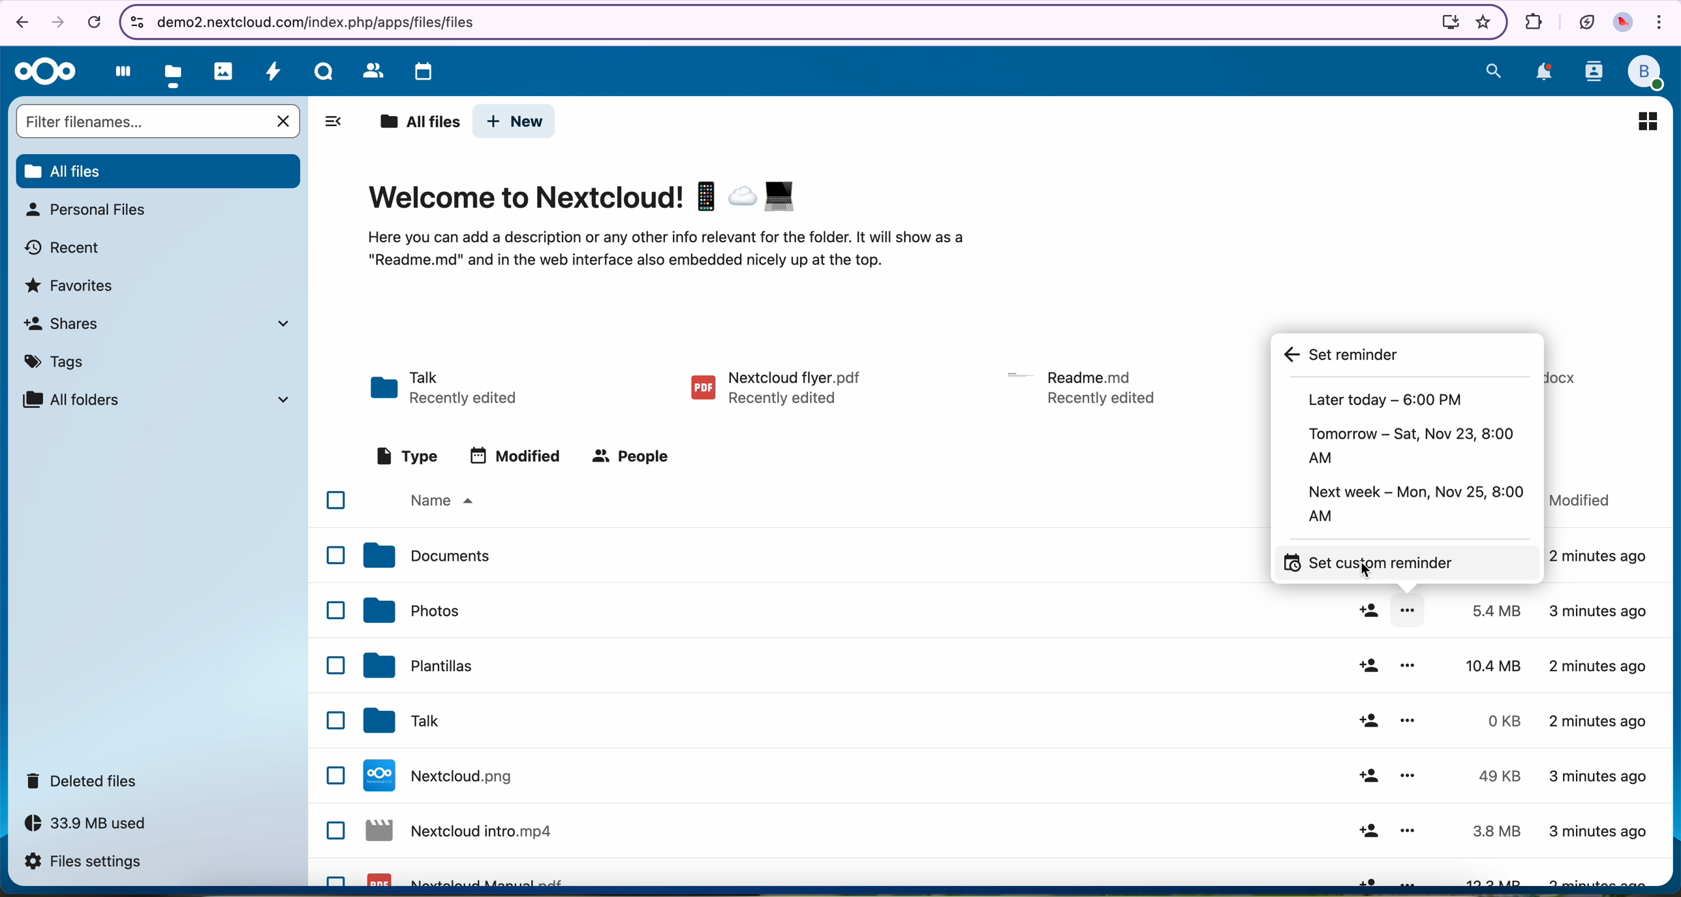 Image resolution: width=1681 pixels, height=897 pixels. What do you see at coordinates (159, 172) in the screenshot?
I see `all files` at bounding box center [159, 172].